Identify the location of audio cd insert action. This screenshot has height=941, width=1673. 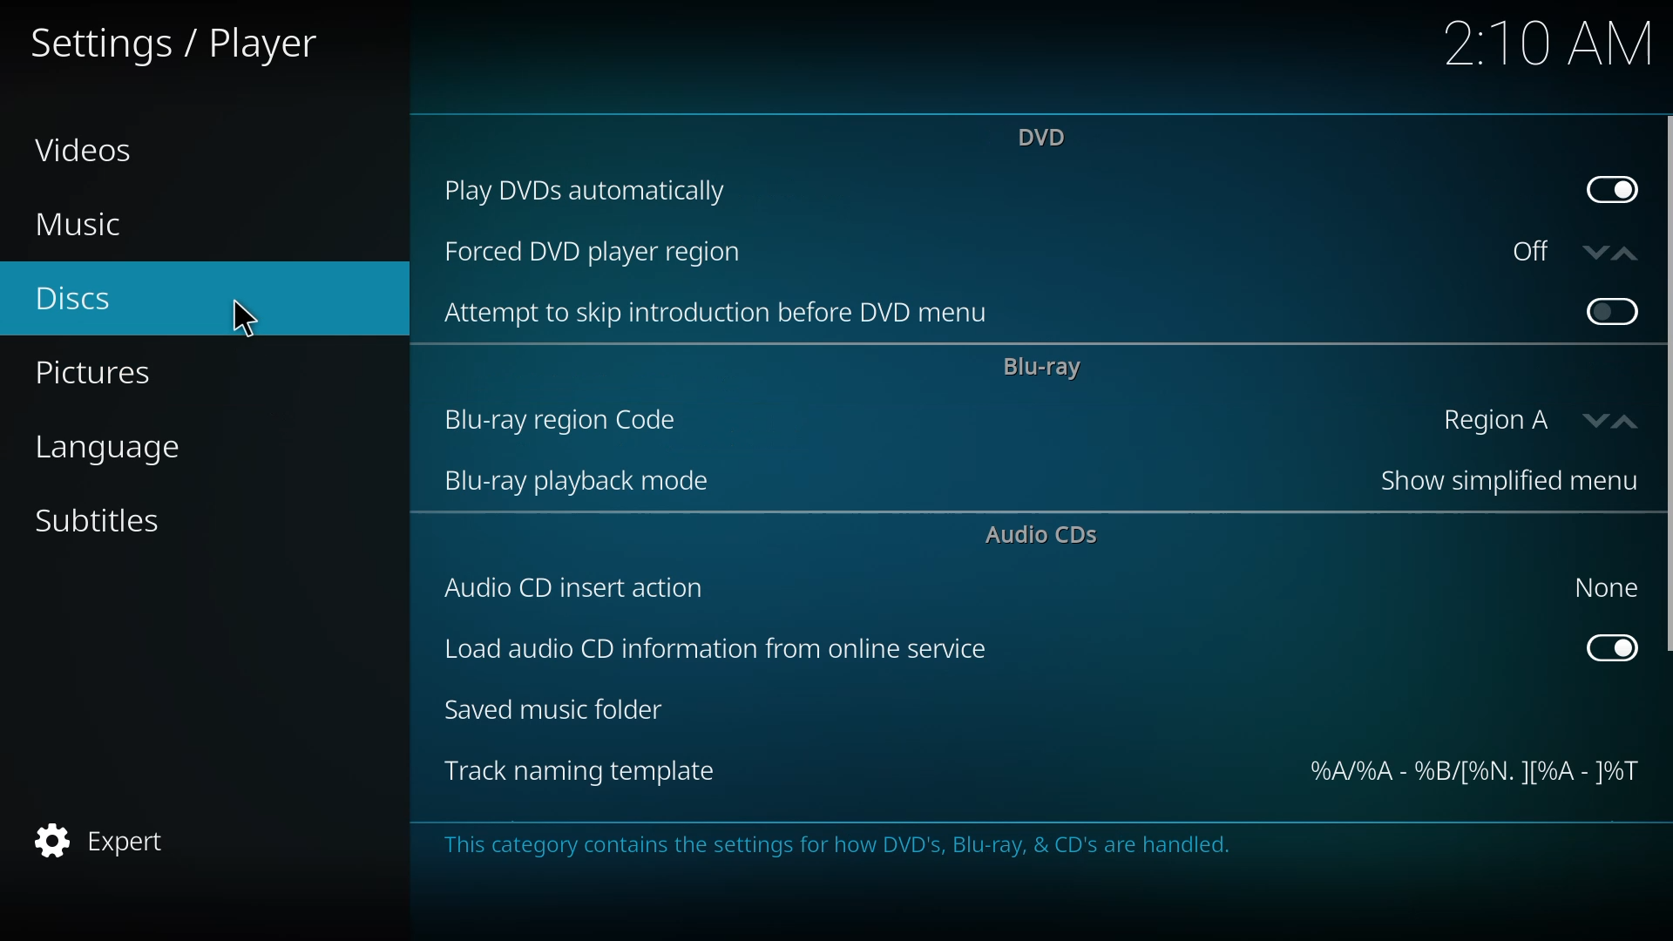
(575, 586).